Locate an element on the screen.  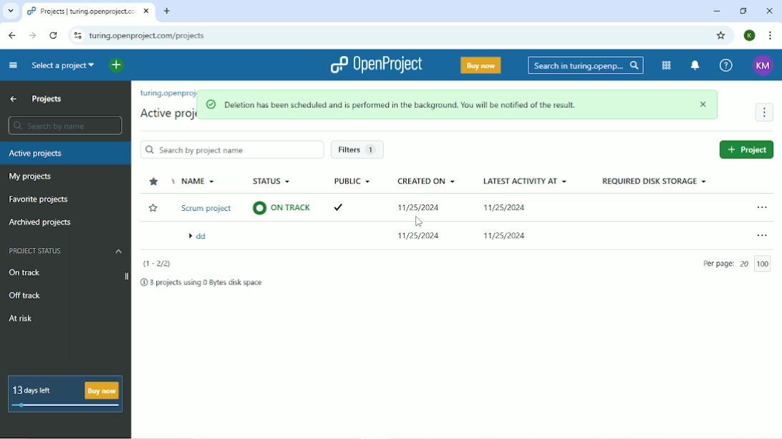
11/25/2024 is located at coordinates (507, 207).